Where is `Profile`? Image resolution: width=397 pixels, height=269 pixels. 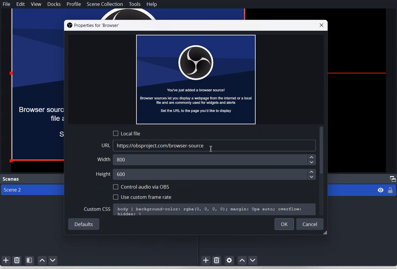 Profile is located at coordinates (73, 5).